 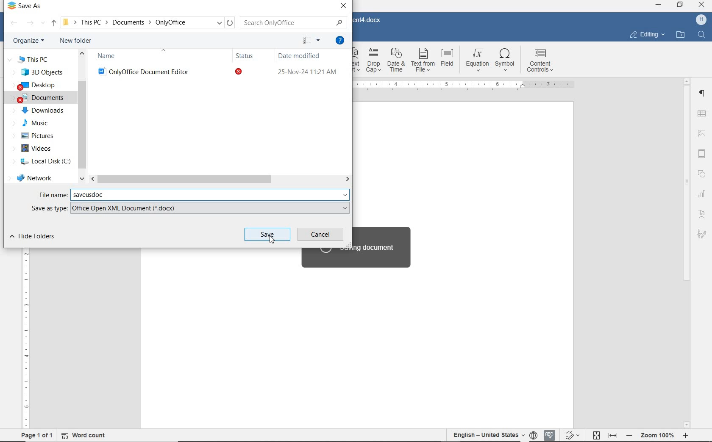 I want to click on ruler, so click(x=25, y=337).